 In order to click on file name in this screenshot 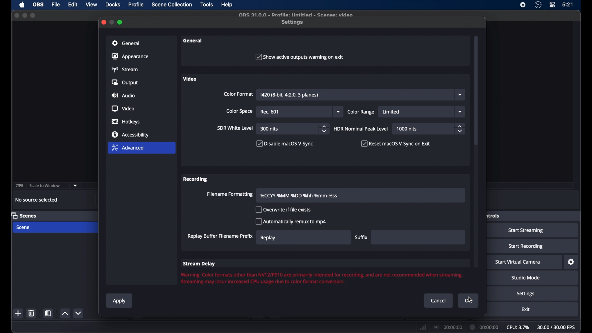, I will do `click(296, 14)`.